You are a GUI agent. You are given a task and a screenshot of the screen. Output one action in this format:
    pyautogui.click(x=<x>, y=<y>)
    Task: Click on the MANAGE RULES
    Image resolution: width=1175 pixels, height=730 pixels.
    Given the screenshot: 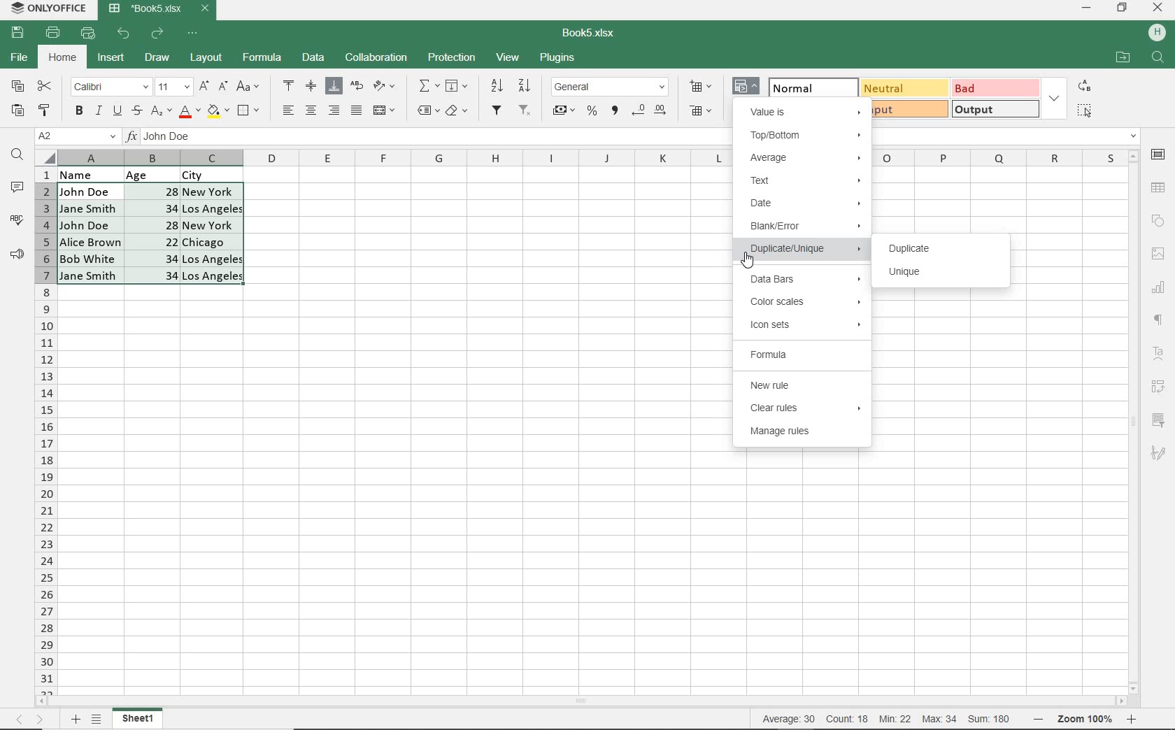 What is the action you would take?
    pyautogui.click(x=805, y=434)
    